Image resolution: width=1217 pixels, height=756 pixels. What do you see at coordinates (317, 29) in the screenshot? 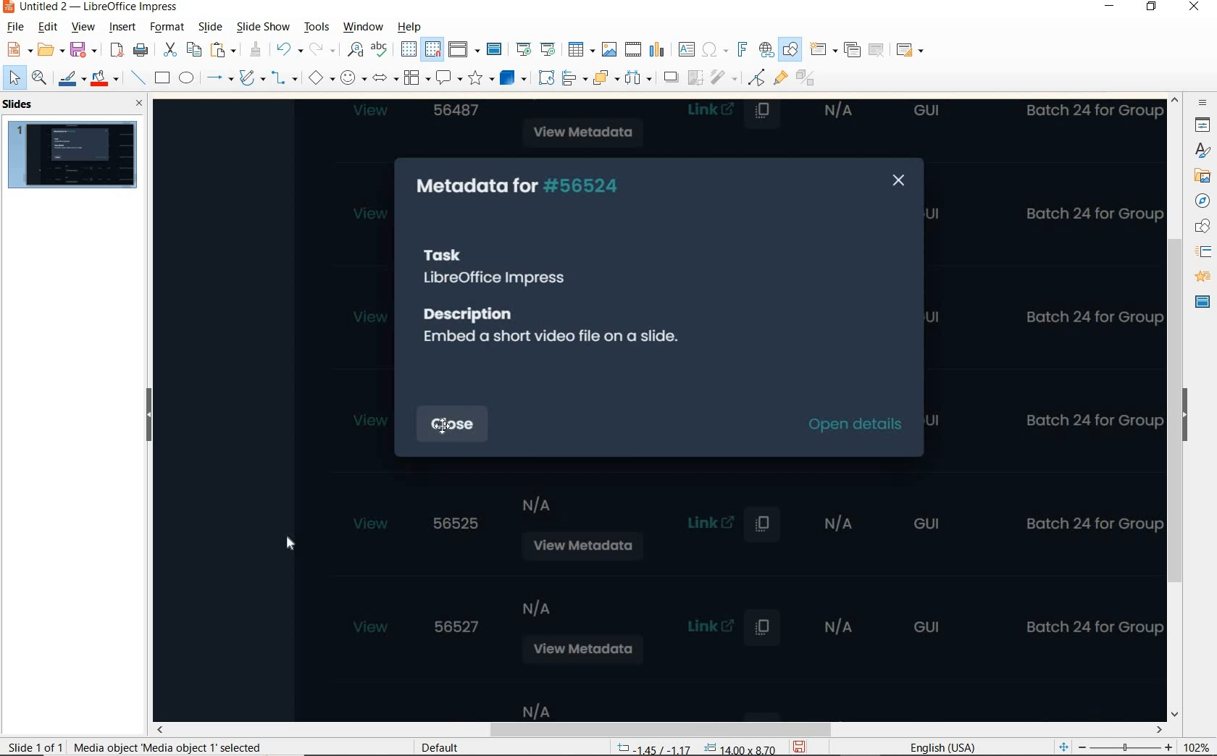
I see `TOOLS` at bounding box center [317, 29].